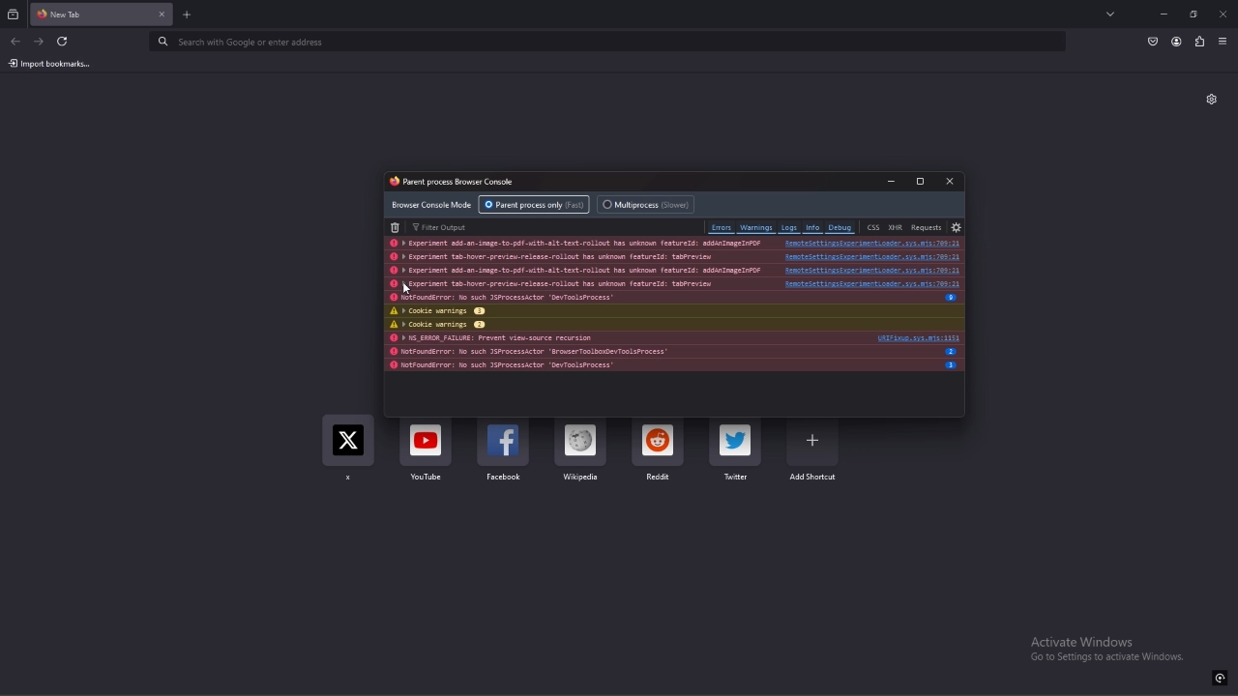 The width and height of the screenshot is (1238, 696). Describe the element at coordinates (722, 227) in the screenshot. I see `errors` at that location.